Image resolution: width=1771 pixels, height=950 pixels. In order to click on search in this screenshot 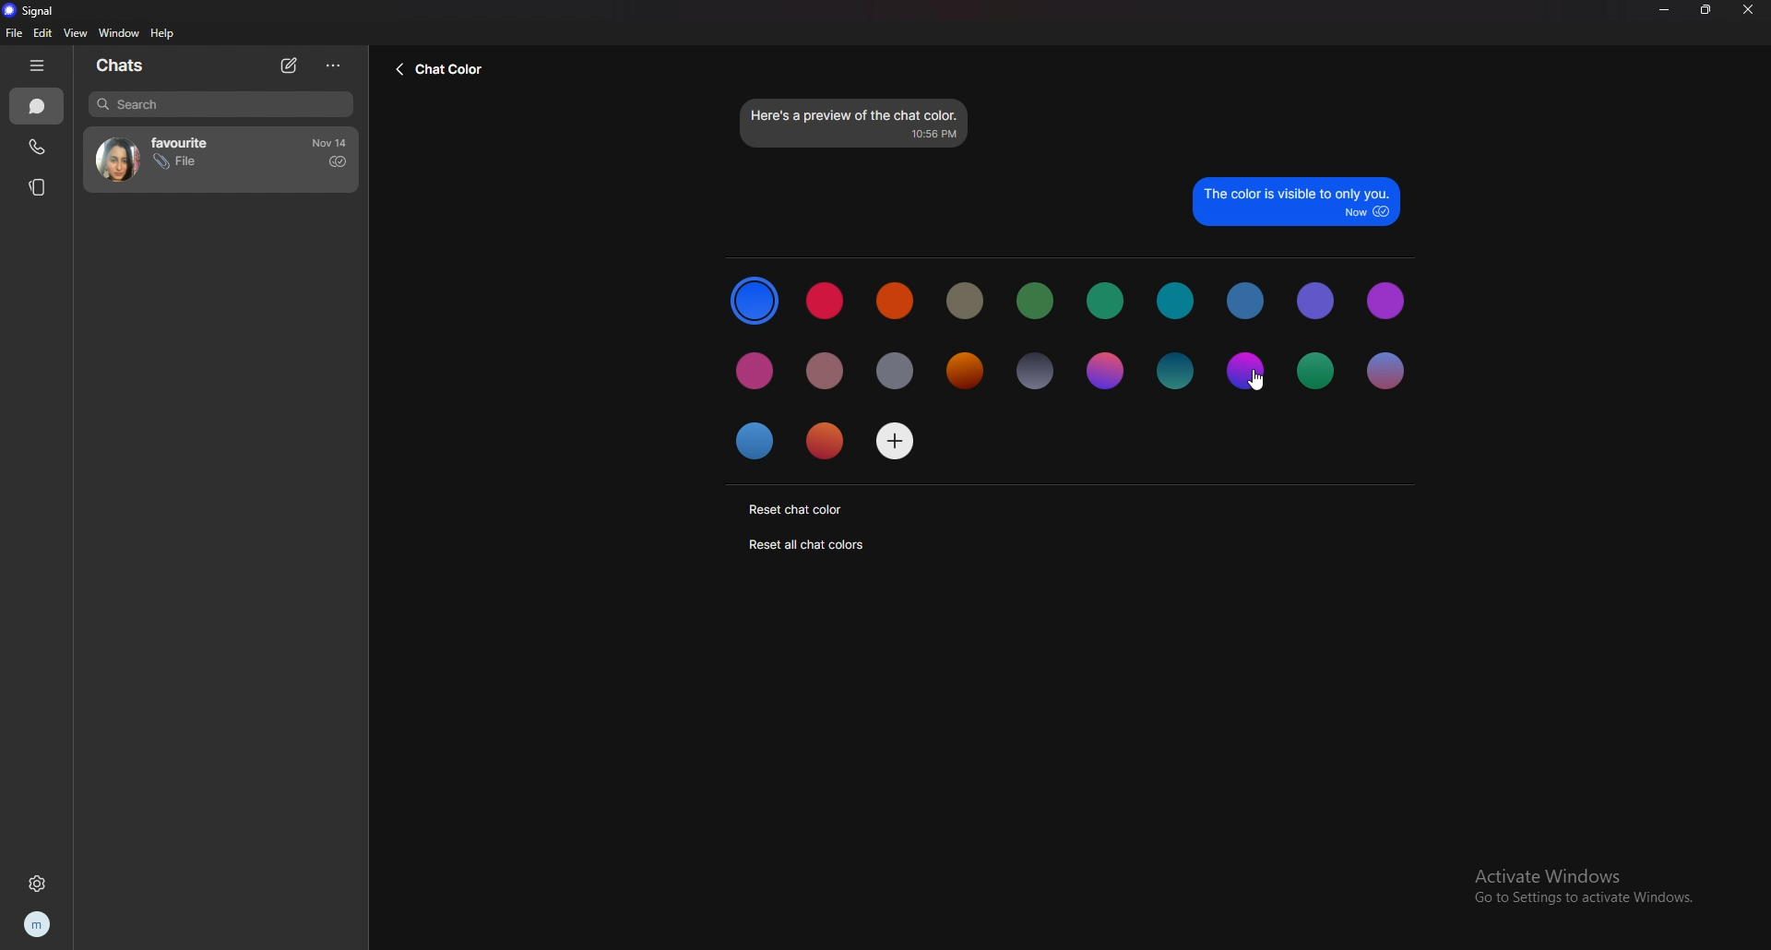, I will do `click(220, 105)`.